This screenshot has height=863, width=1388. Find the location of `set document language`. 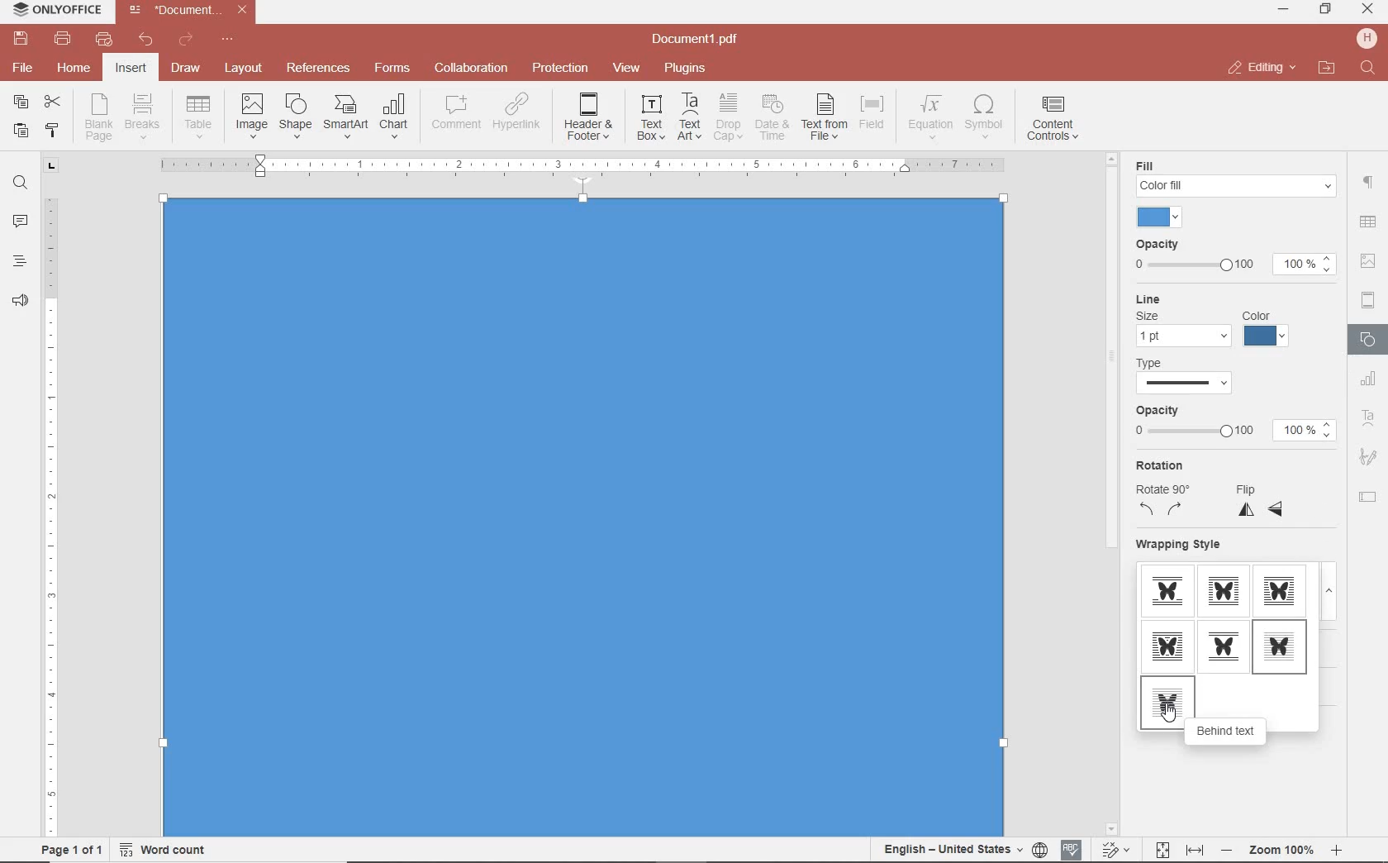

set document language is located at coordinates (963, 849).